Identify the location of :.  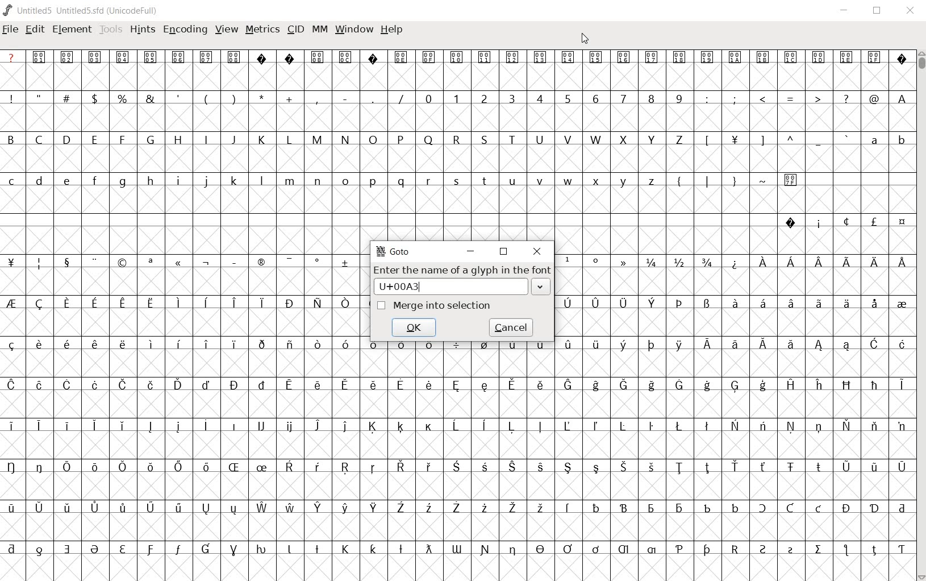
(706, 98).